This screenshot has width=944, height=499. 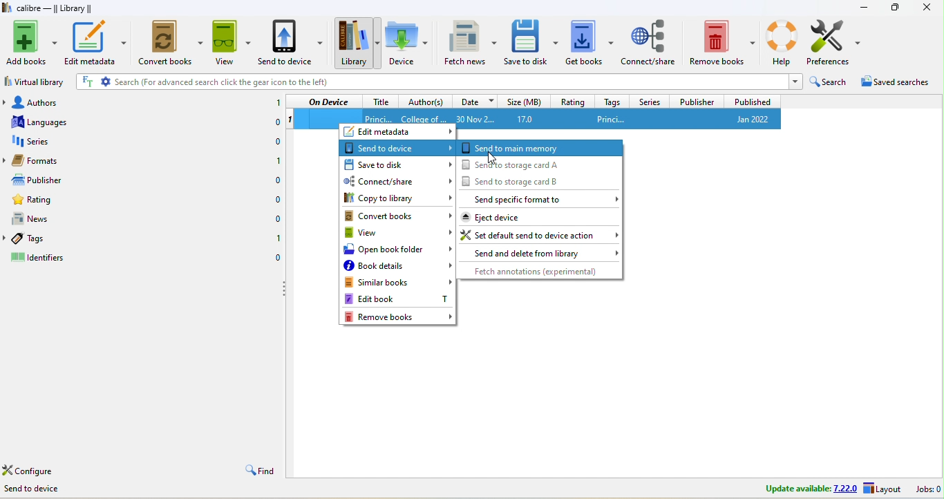 I want to click on 1, so click(x=275, y=160).